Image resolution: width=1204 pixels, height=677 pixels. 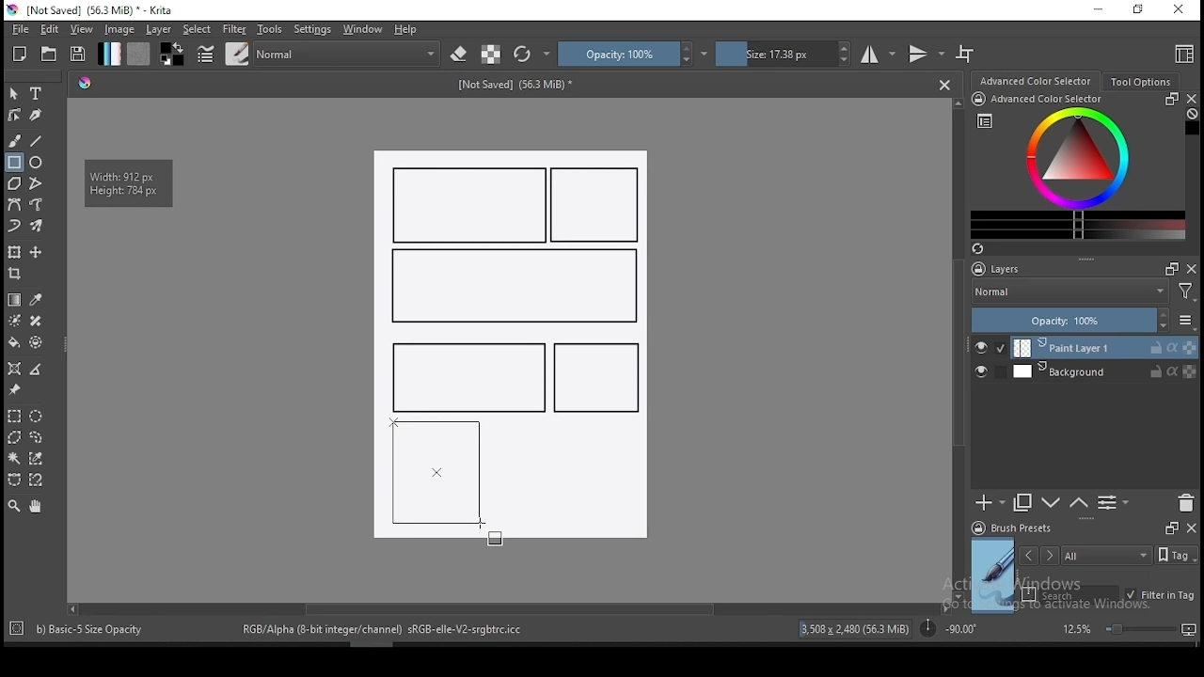 What do you see at coordinates (37, 141) in the screenshot?
I see `line tool` at bounding box center [37, 141].